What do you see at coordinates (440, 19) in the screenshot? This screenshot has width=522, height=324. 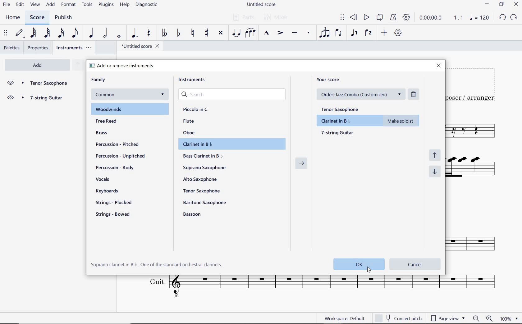 I see `PLAY SPEED` at bounding box center [440, 19].